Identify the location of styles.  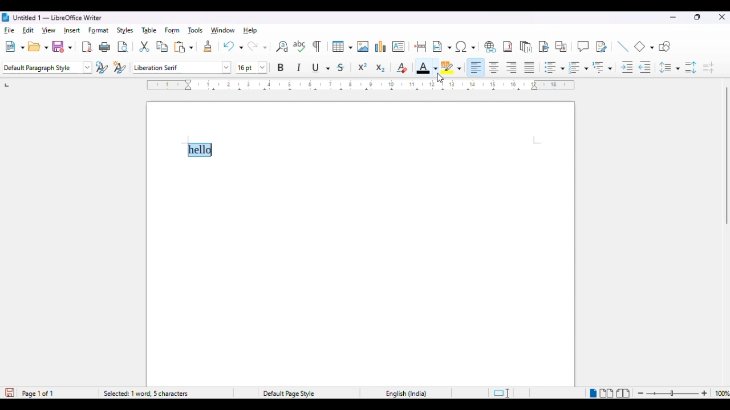
(125, 31).